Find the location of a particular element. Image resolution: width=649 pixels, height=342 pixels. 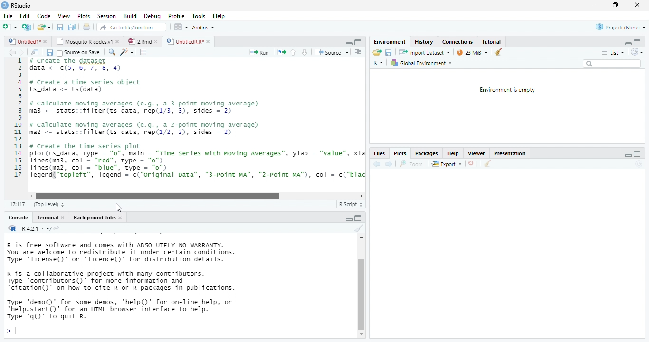

File is located at coordinates (8, 16).